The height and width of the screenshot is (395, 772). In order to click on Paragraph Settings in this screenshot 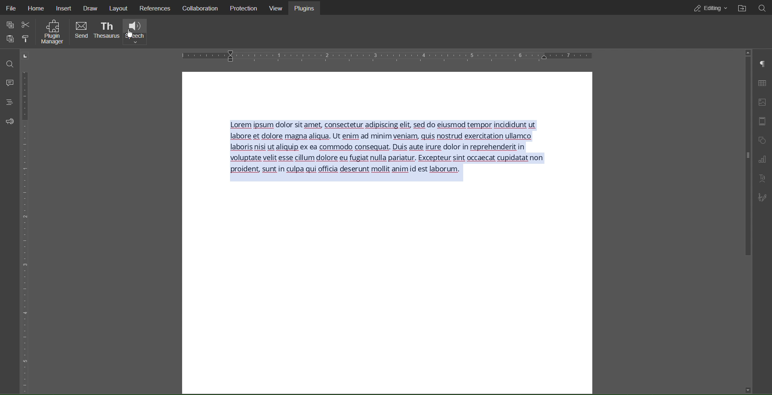, I will do `click(763, 63)`.